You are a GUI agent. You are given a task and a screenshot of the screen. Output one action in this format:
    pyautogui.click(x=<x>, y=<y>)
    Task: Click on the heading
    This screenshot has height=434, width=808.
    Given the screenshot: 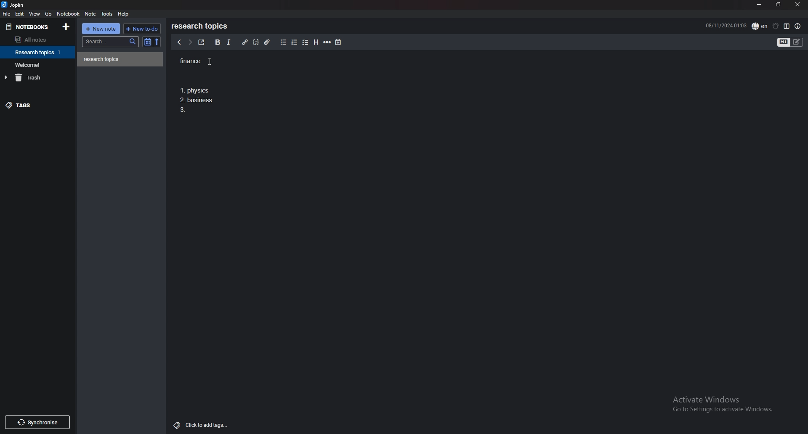 What is the action you would take?
    pyautogui.click(x=316, y=42)
    